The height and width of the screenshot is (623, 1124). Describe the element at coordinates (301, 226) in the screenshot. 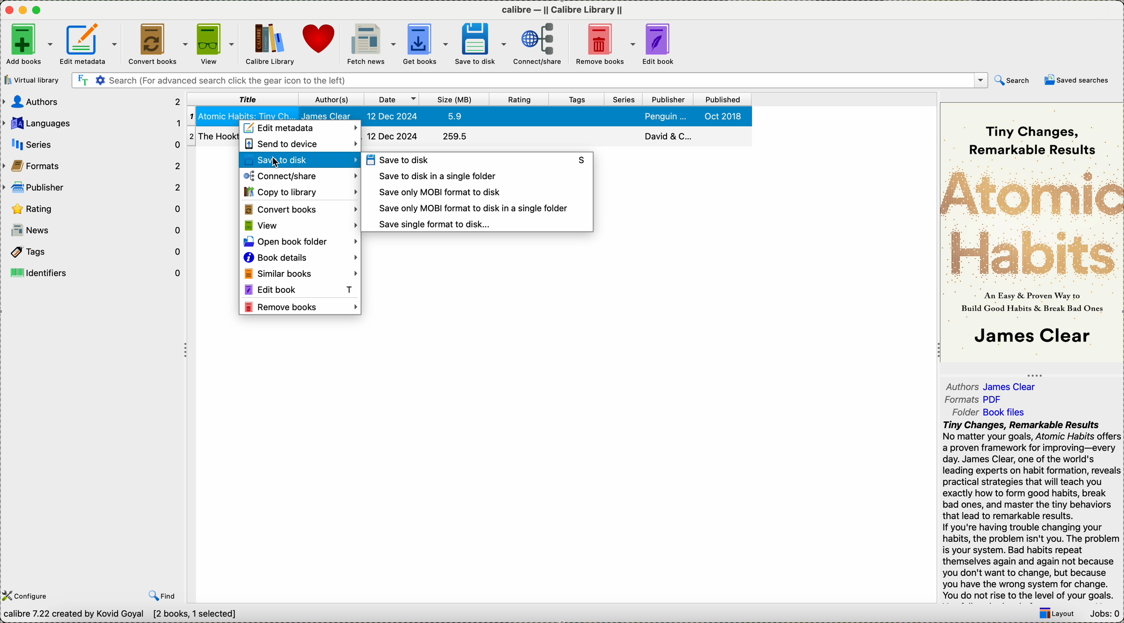

I see `view` at that location.